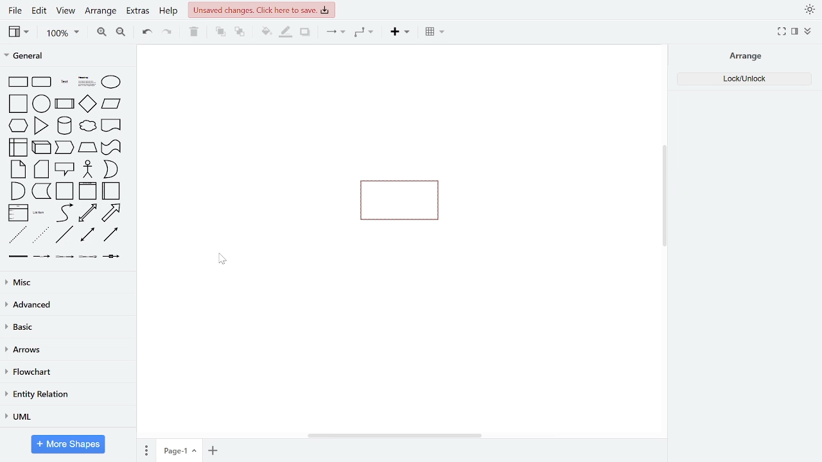 Image resolution: width=822 pixels, height=462 pixels. Describe the element at coordinates (68, 418) in the screenshot. I see `UML` at that location.